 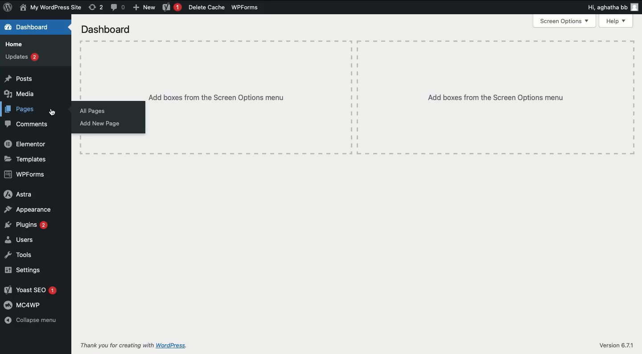 I want to click on Revision, so click(x=95, y=8).